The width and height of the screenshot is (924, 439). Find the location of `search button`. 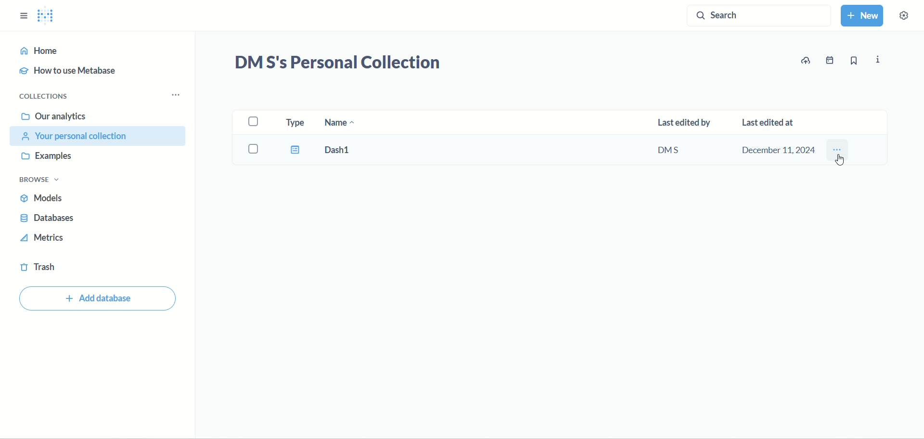

search button is located at coordinates (758, 18).